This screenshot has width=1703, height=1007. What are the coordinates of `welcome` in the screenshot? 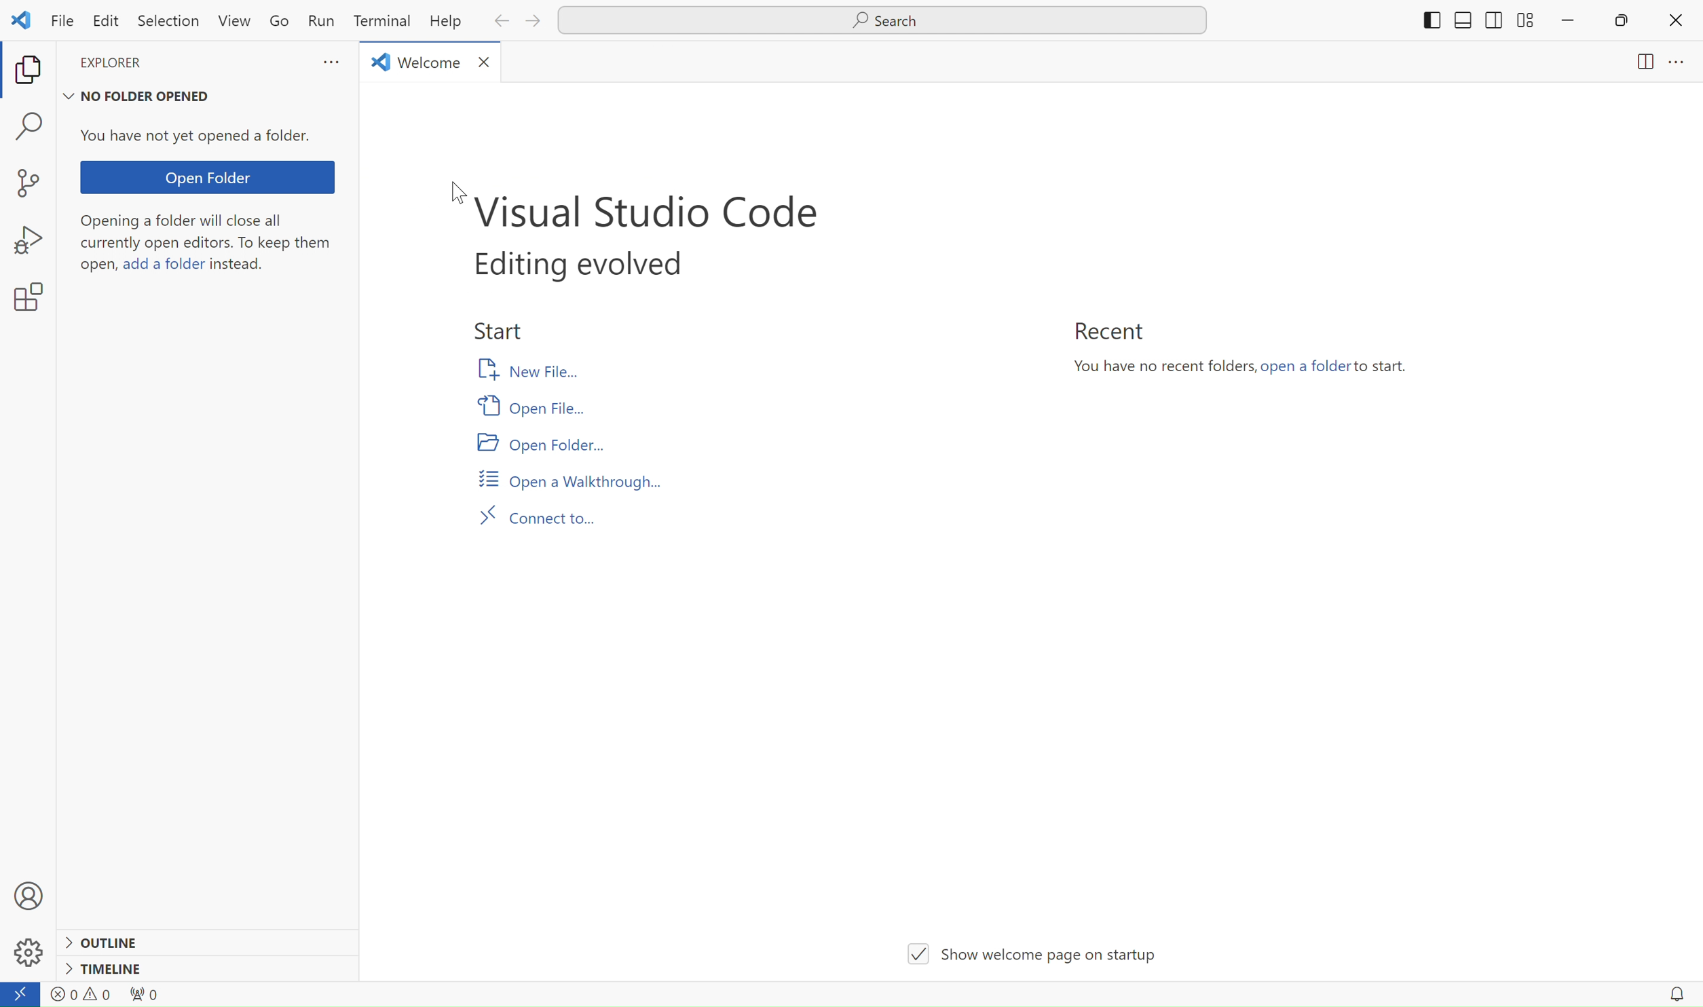 It's located at (417, 64).